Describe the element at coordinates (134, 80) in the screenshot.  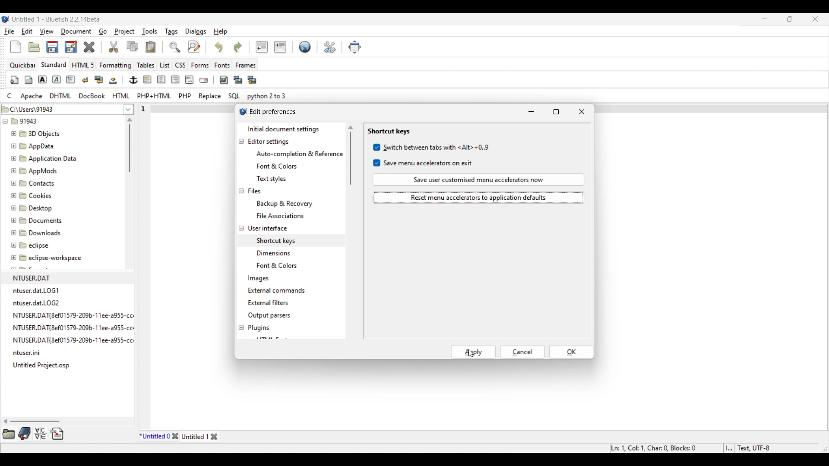
I see `Image and text edit tools` at that location.